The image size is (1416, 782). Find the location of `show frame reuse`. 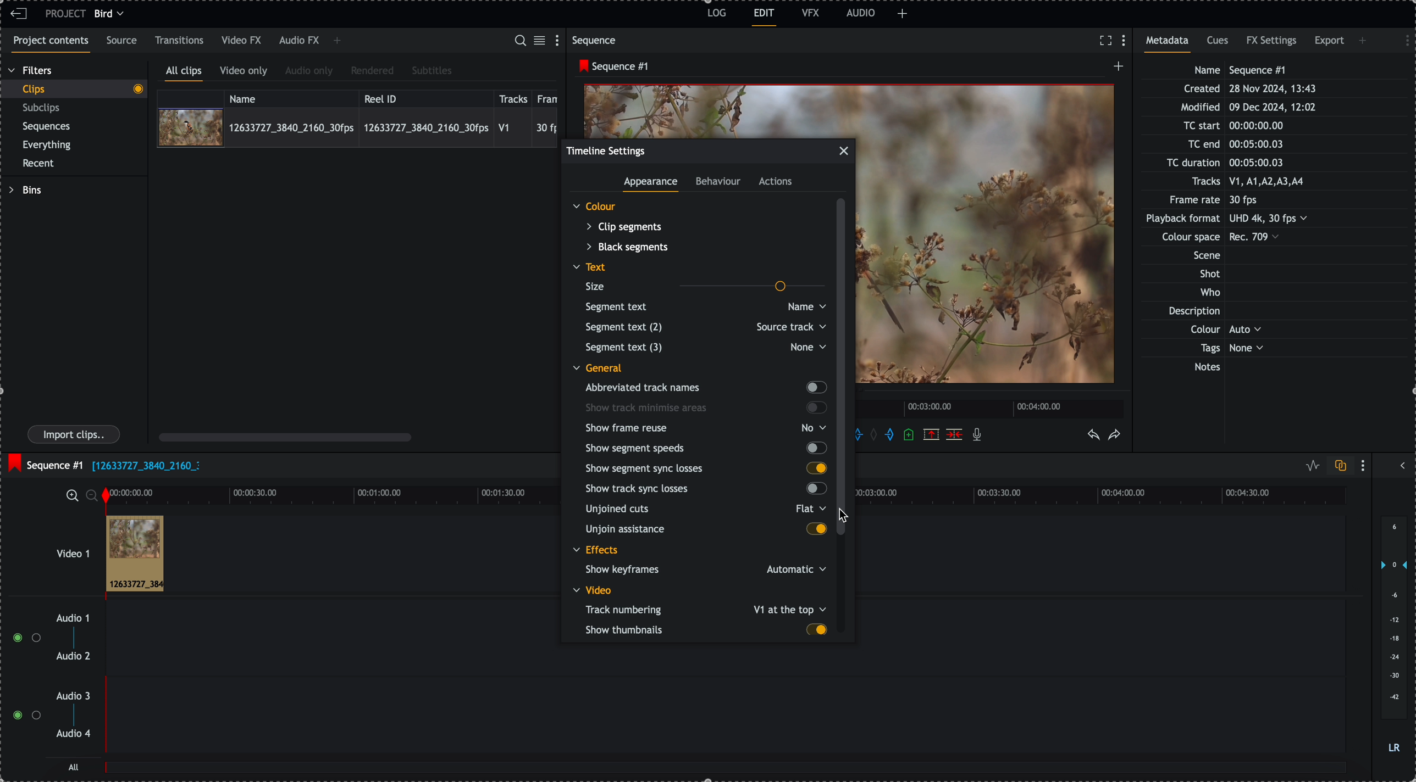

show frame reuse is located at coordinates (705, 429).